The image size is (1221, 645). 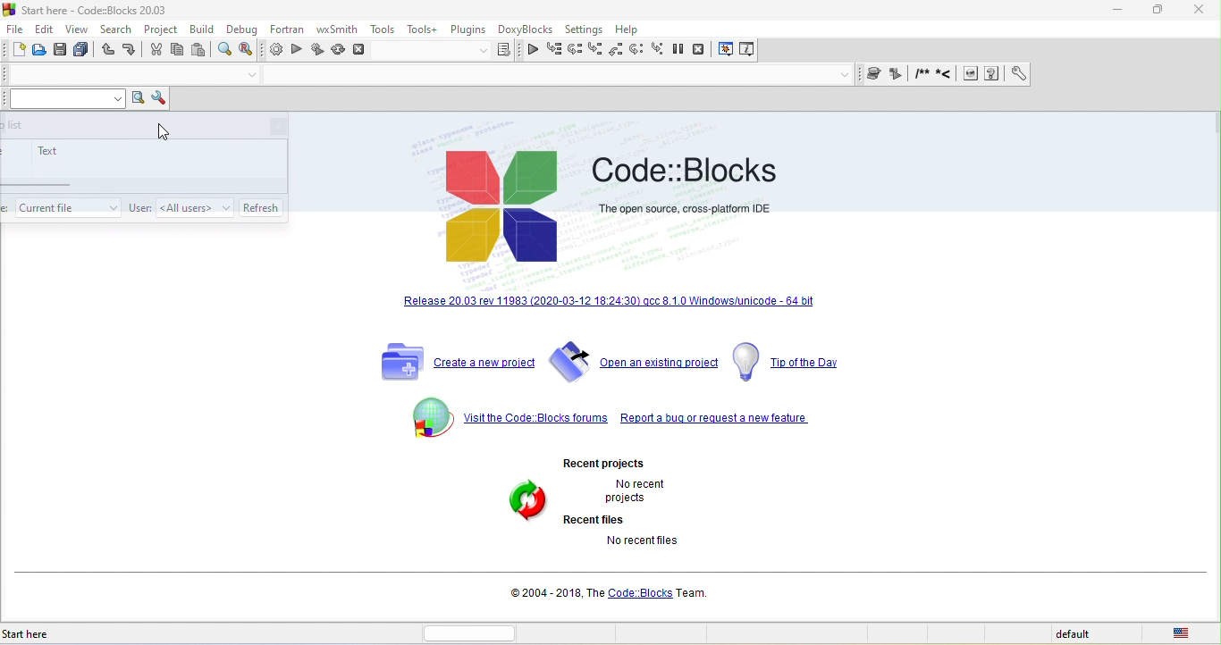 I want to click on doxy wizard, so click(x=877, y=74).